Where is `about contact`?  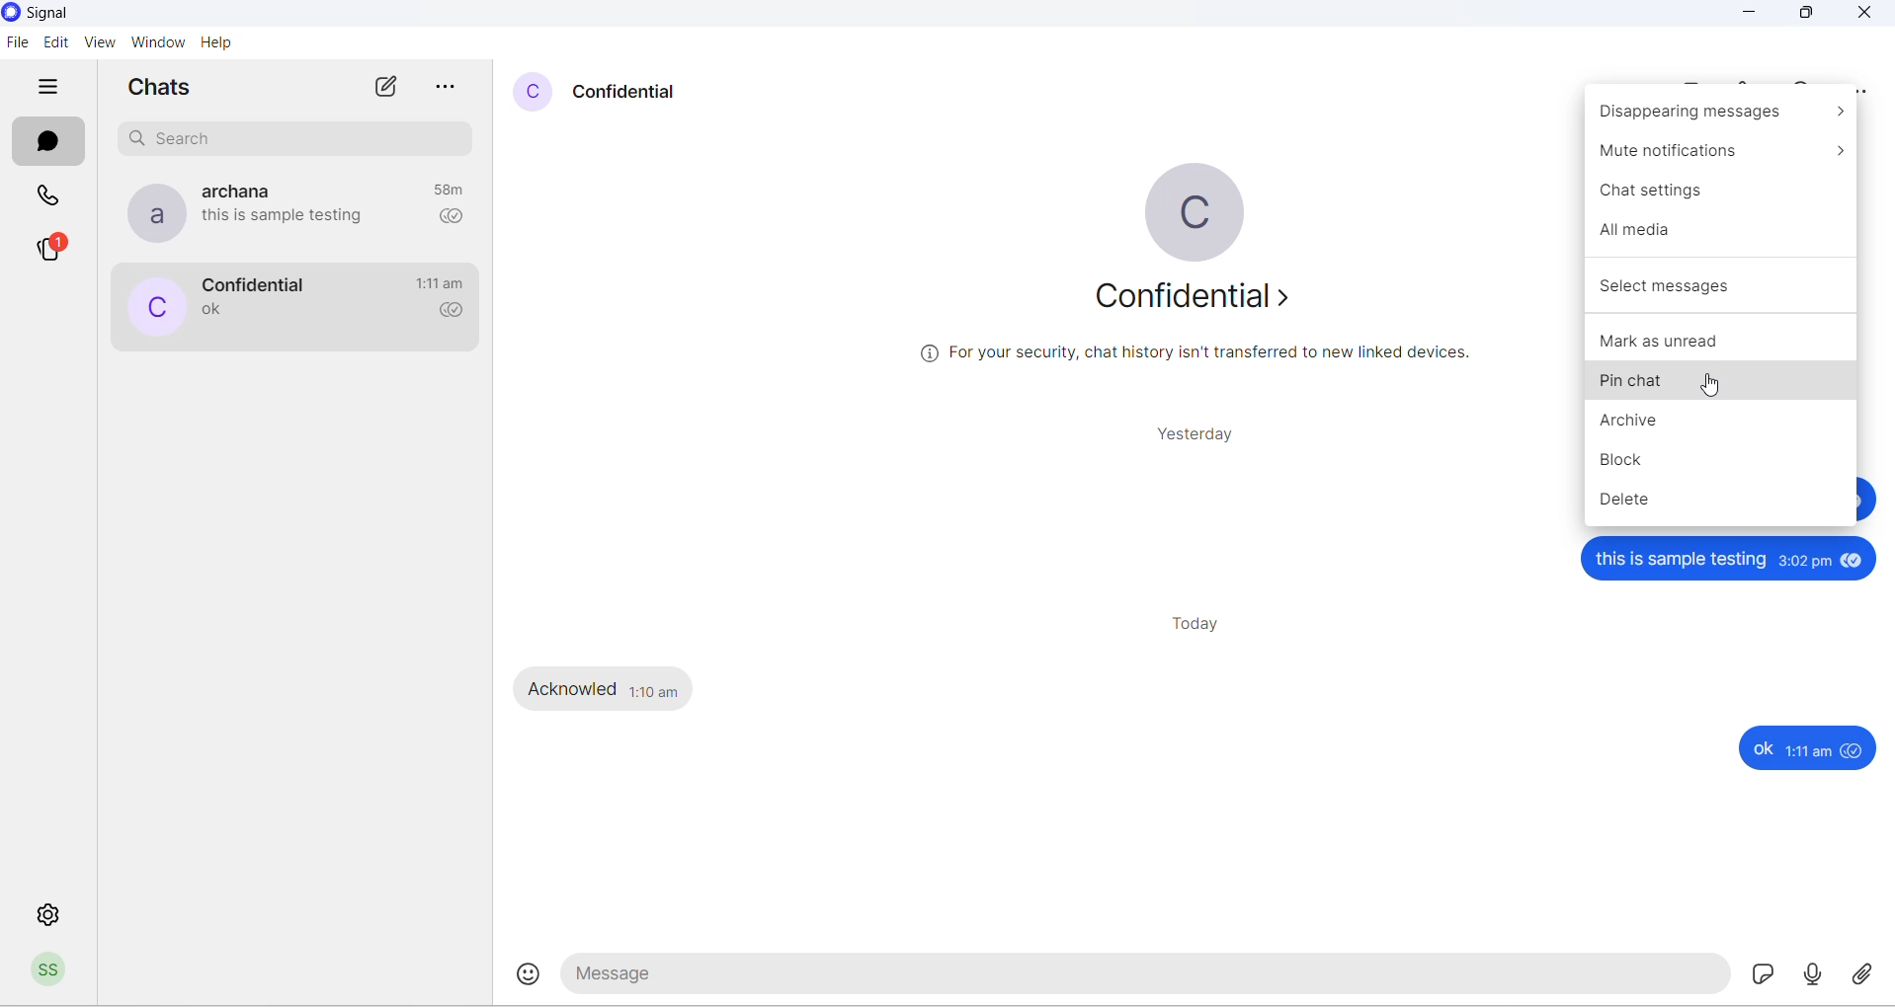 about contact is located at coordinates (1199, 304).